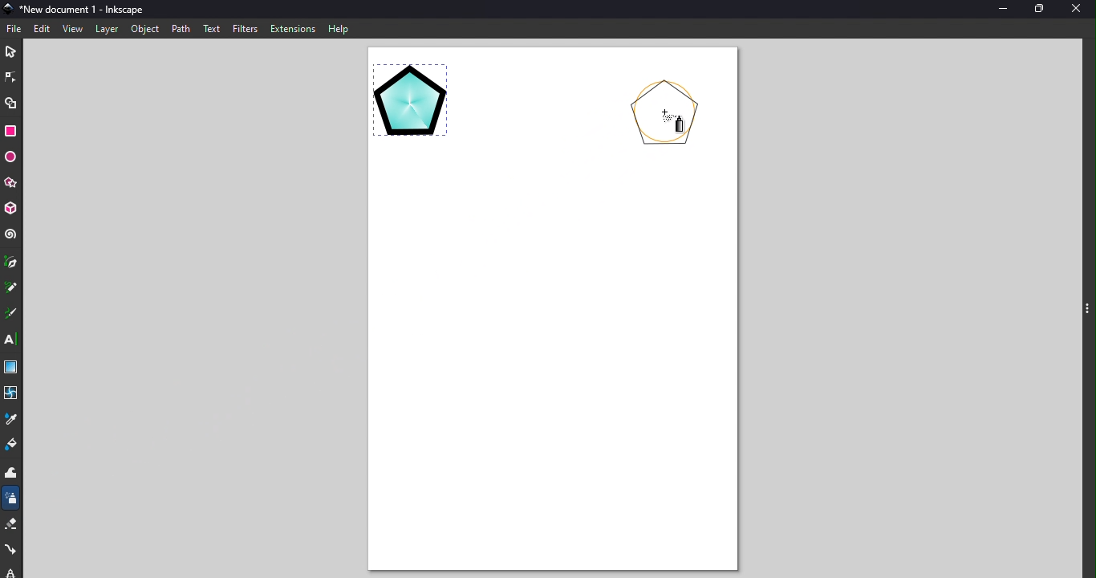  I want to click on Selector tool, so click(10, 51).